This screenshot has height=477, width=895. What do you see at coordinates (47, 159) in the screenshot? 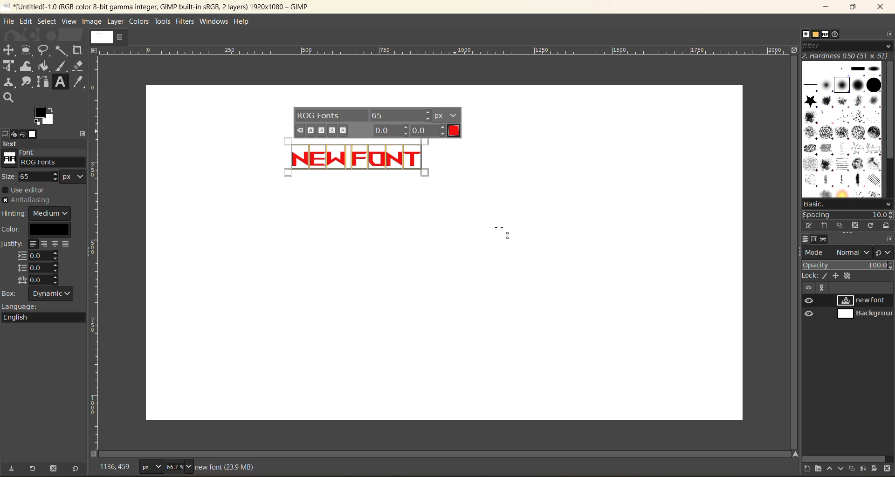
I see `font` at bounding box center [47, 159].